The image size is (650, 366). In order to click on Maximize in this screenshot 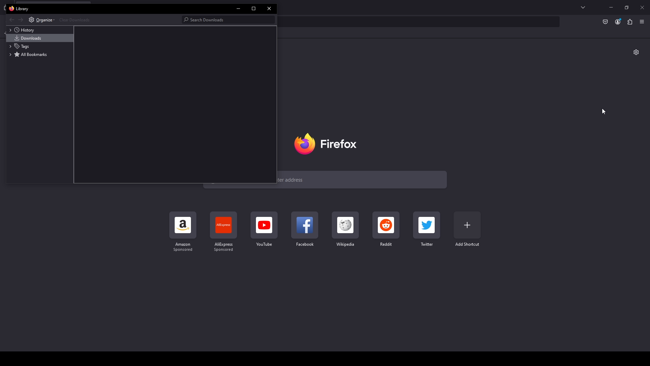, I will do `click(627, 8)`.